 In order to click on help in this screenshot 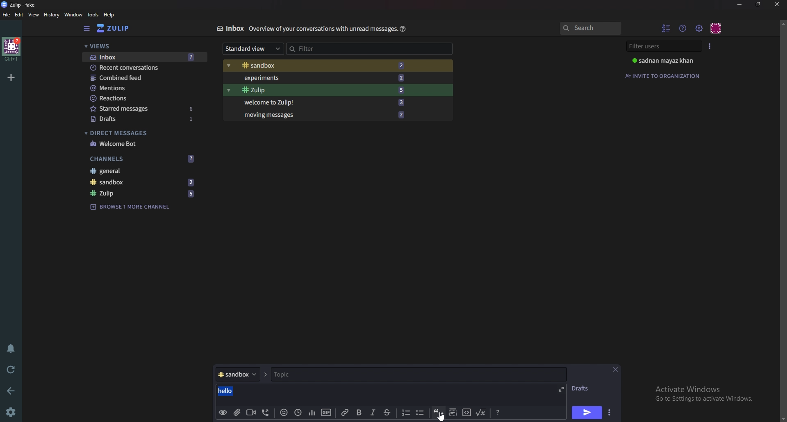, I will do `click(109, 15)`.